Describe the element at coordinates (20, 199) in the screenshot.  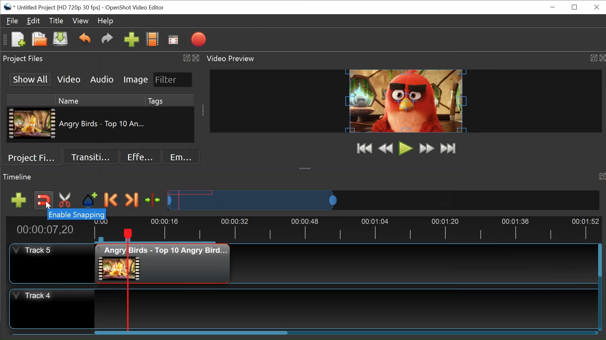
I see `Add Track` at that location.